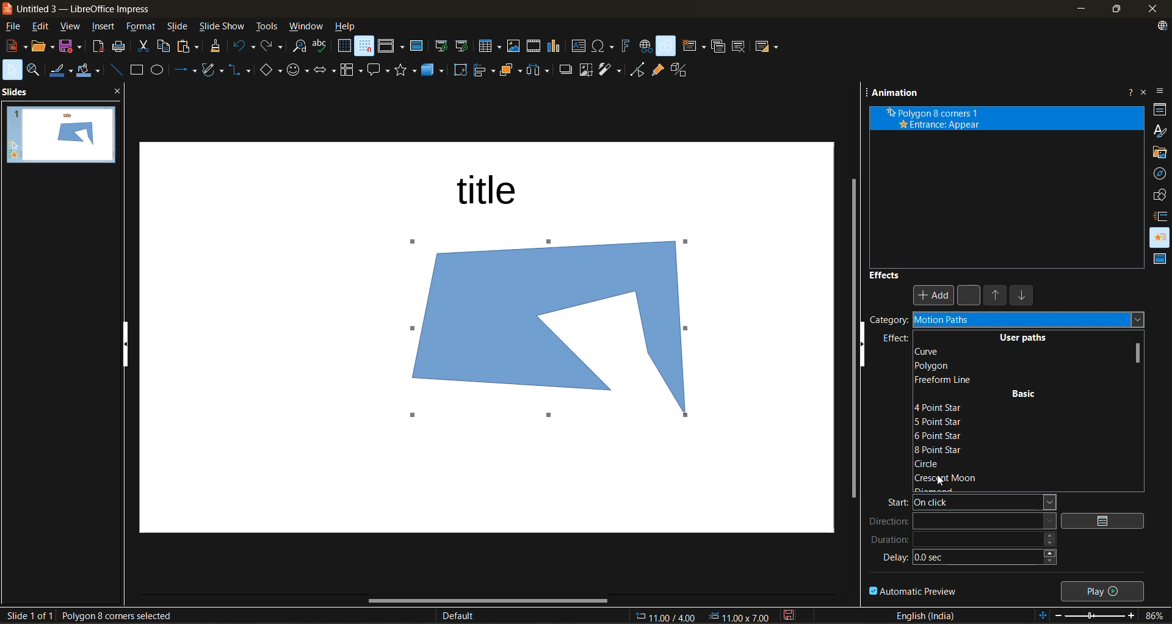  I want to click on minimize, so click(1079, 10).